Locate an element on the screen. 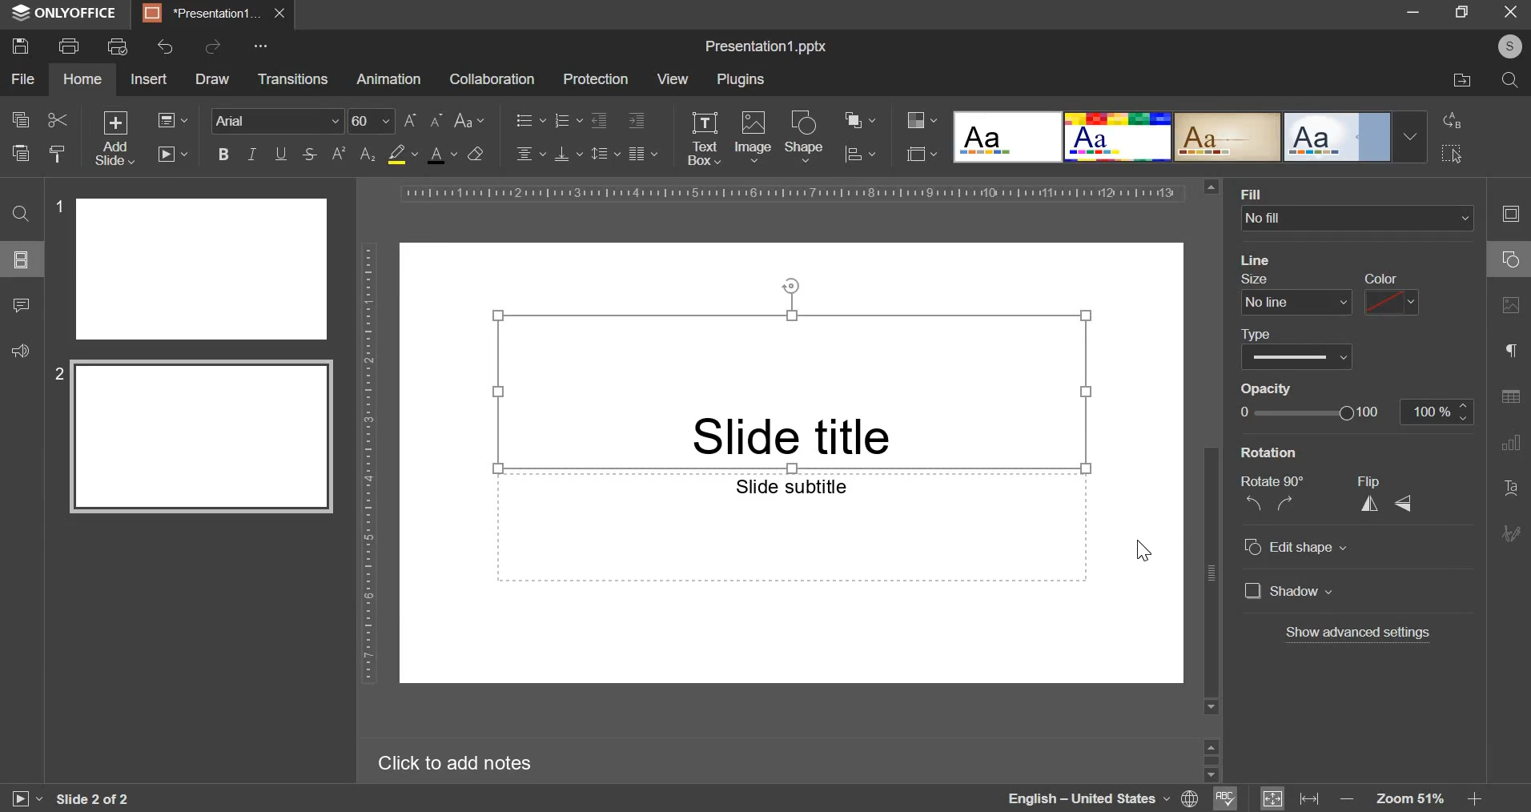  flip is located at coordinates (1372, 480).